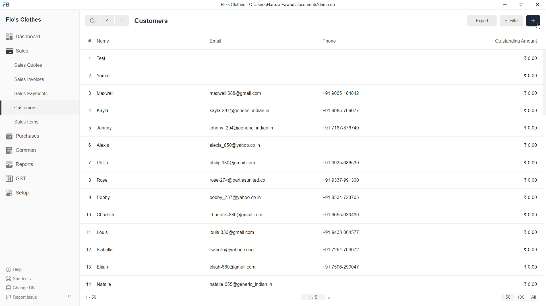 Image resolution: width=546 pixels, height=306 pixels. Describe the element at coordinates (23, 136) in the screenshot. I see `Purchases` at that location.